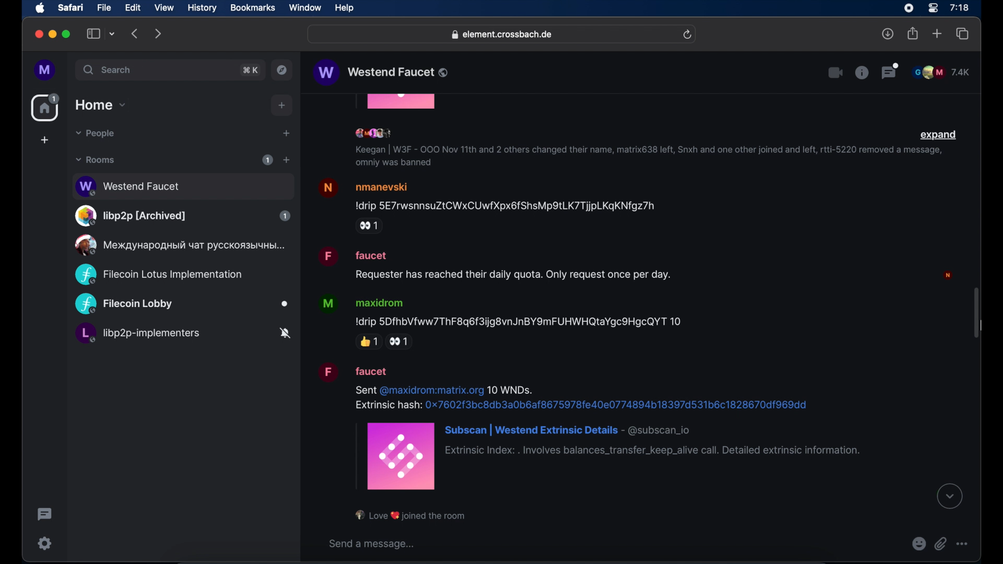 The height and width of the screenshot is (564, 1003). I want to click on threads, so click(891, 71).